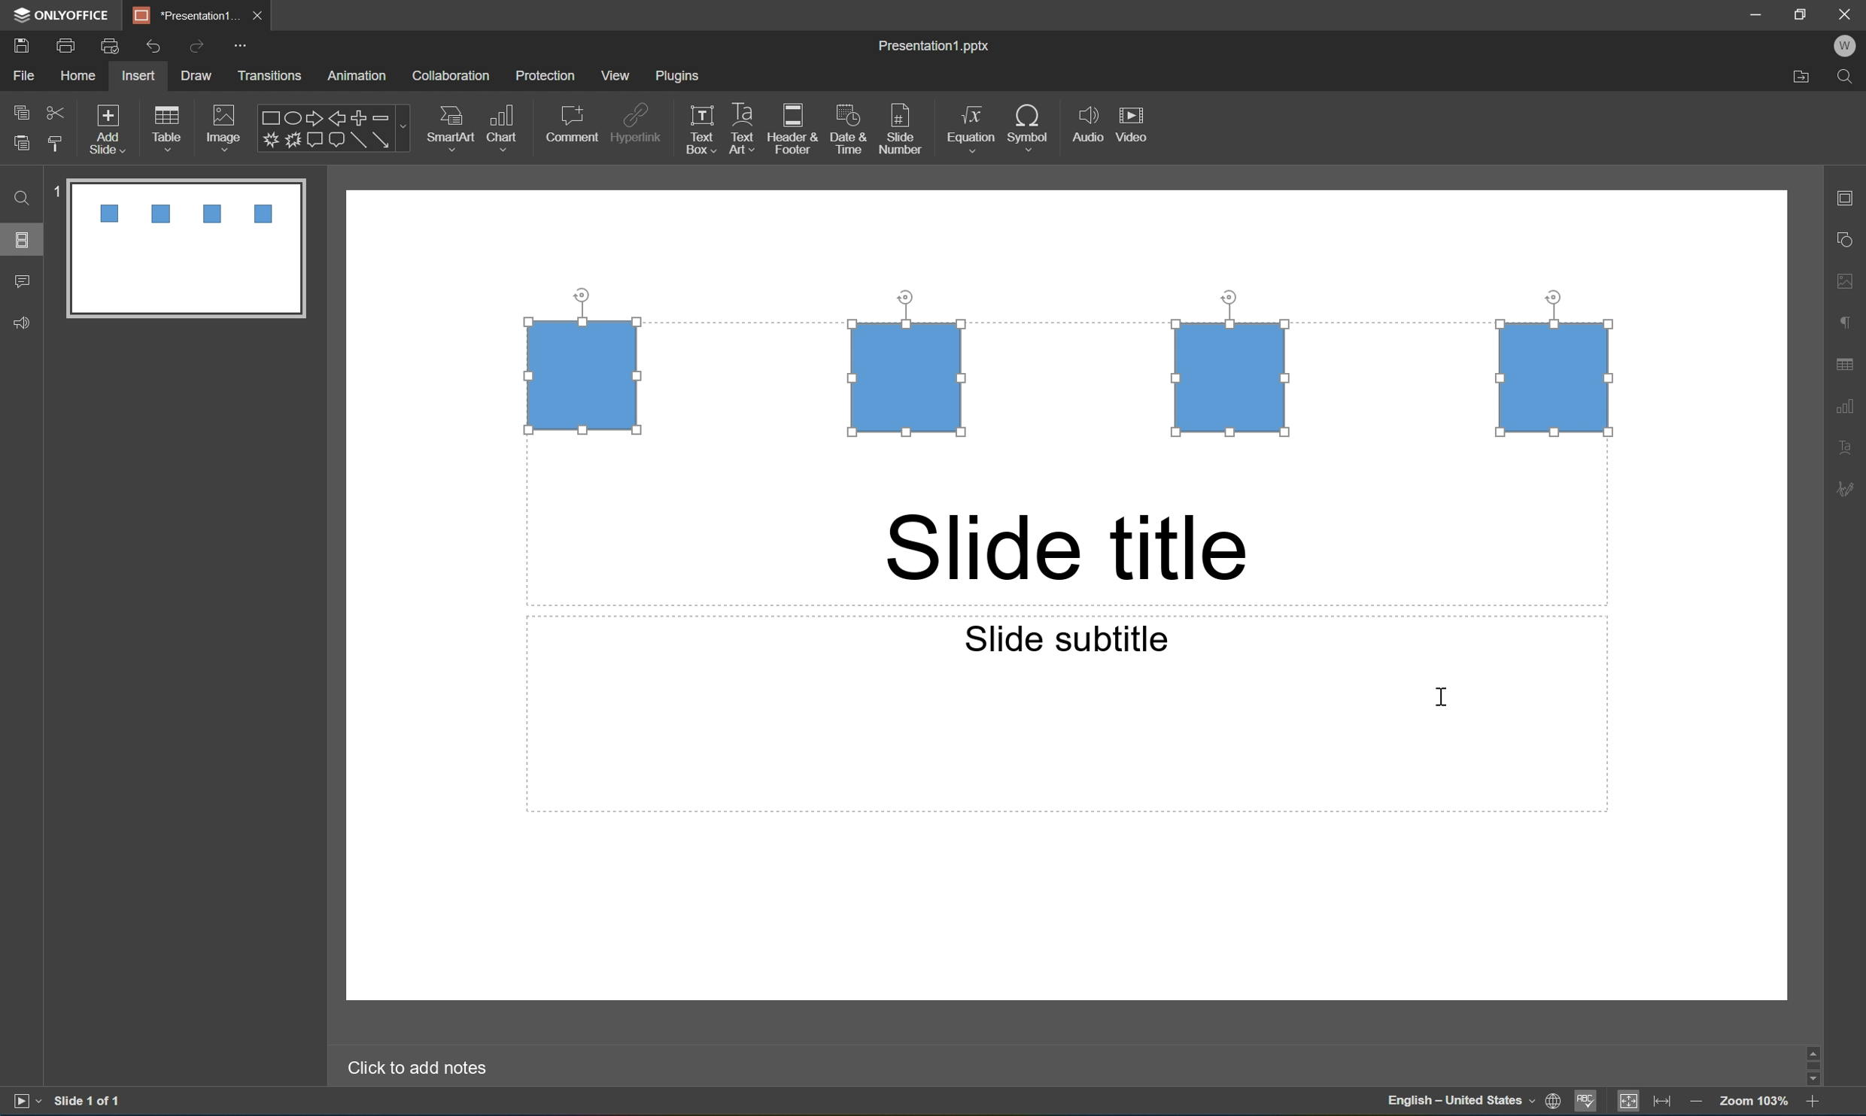 This screenshot has width=1866, height=1116. Describe the element at coordinates (77, 77) in the screenshot. I see `home` at that location.